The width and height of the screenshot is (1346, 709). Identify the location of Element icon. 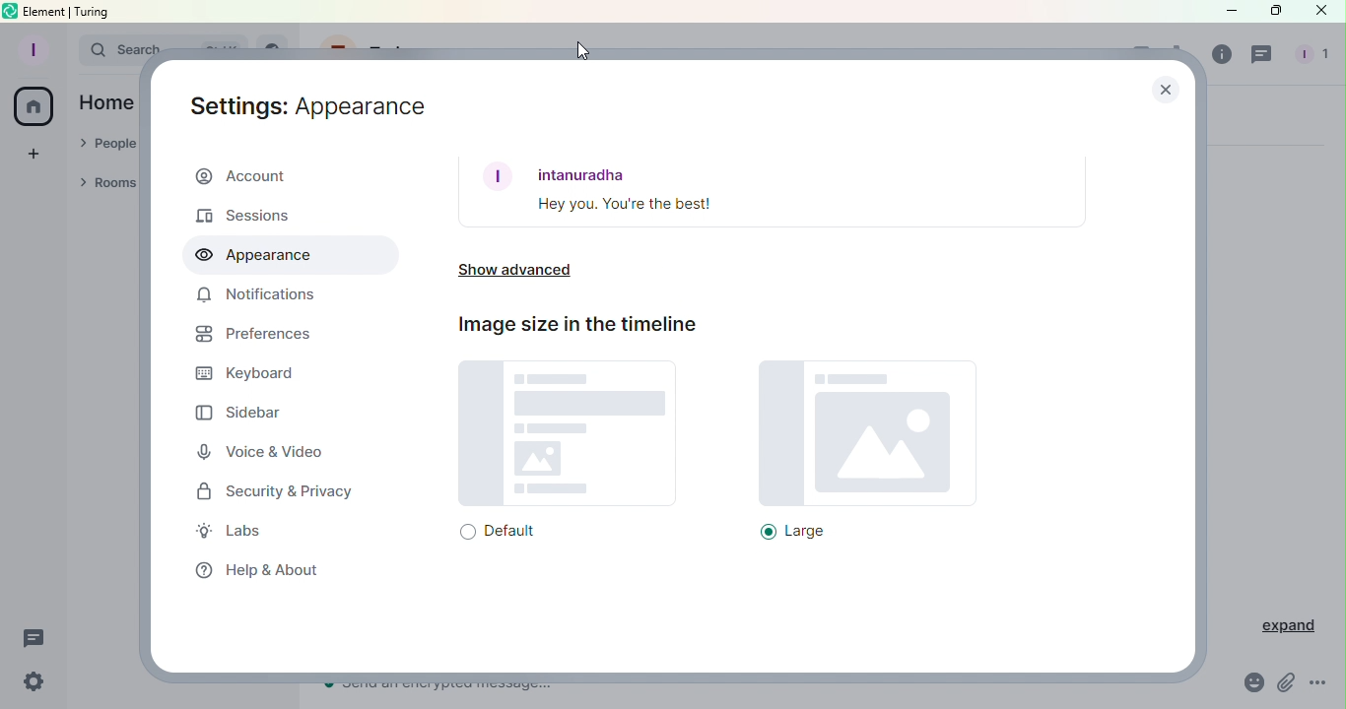
(11, 11).